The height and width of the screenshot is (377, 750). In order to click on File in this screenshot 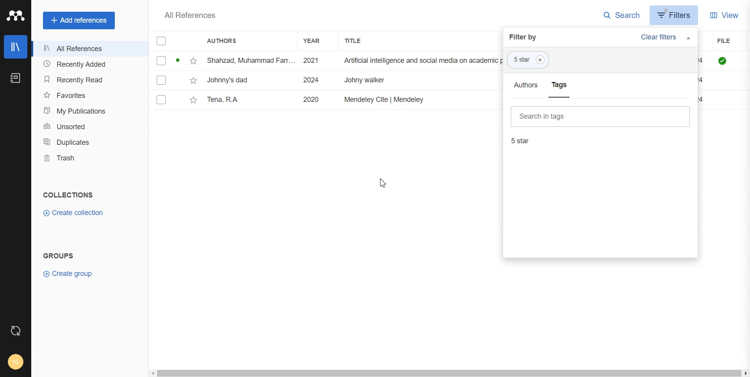, I will do `click(324, 60)`.